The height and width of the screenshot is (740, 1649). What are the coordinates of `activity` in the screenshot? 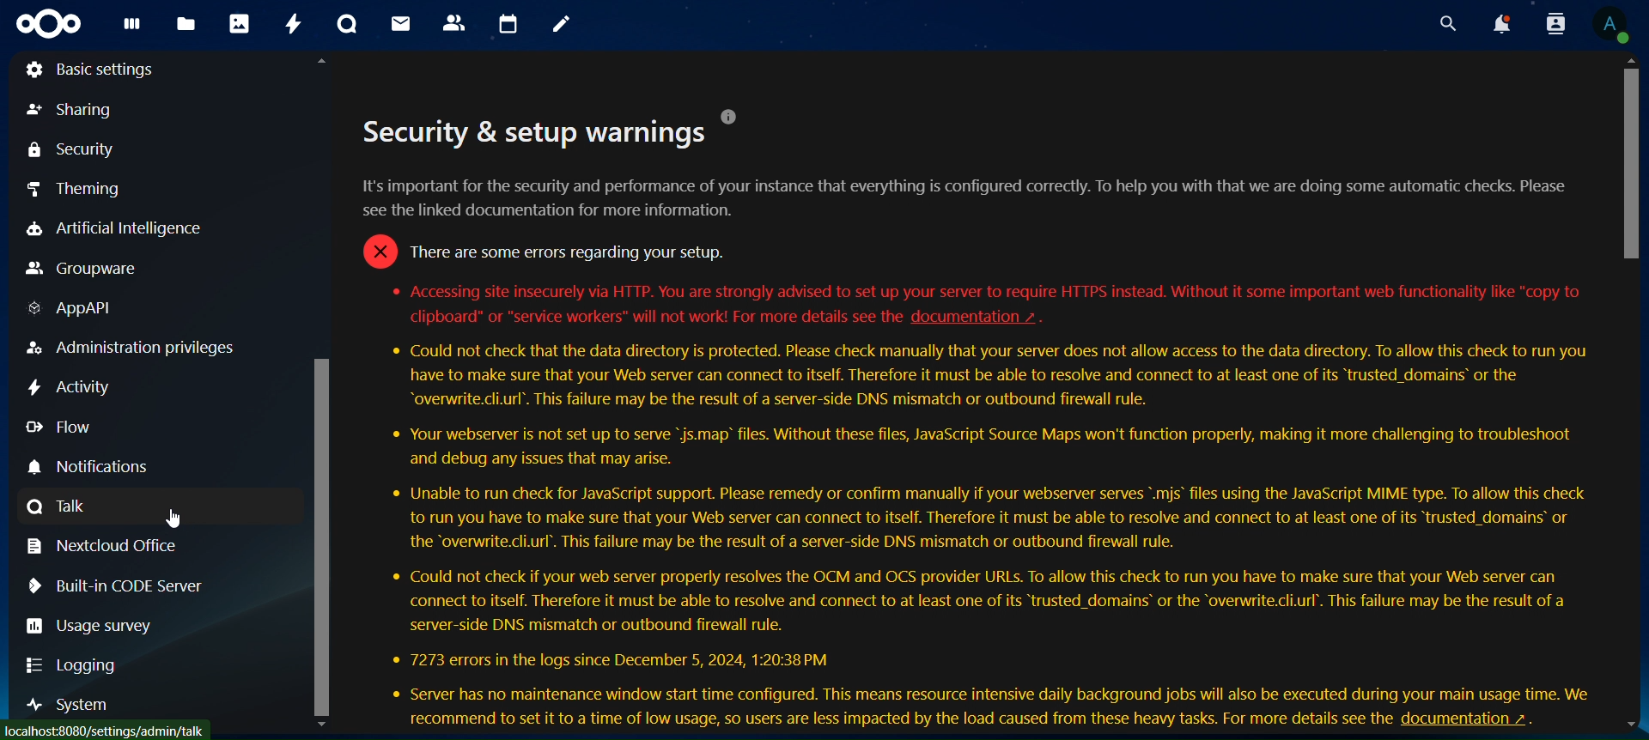 It's located at (70, 385).